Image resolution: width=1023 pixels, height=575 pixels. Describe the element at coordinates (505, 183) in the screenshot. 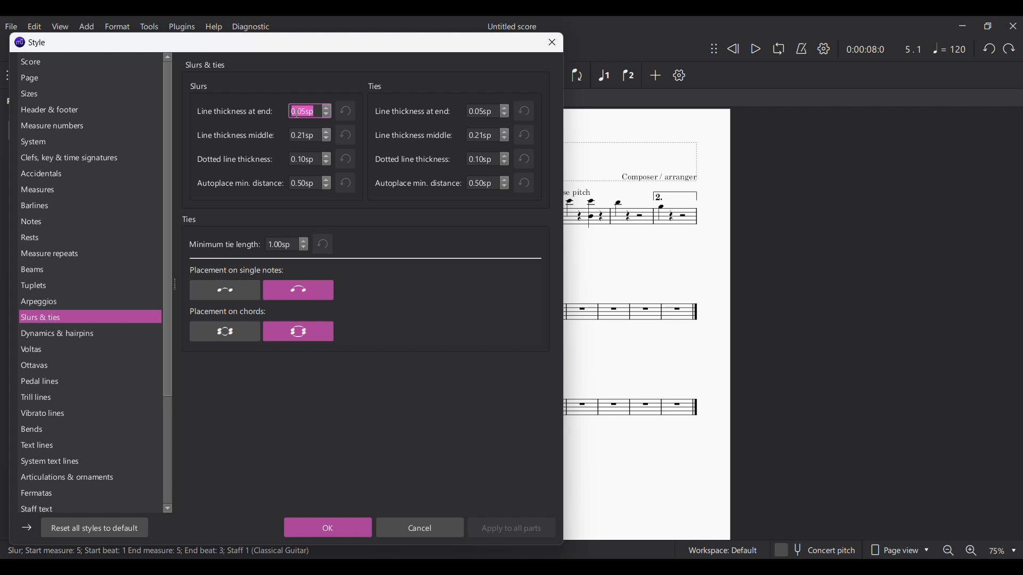

I see `Change autoplace min. distance` at that location.